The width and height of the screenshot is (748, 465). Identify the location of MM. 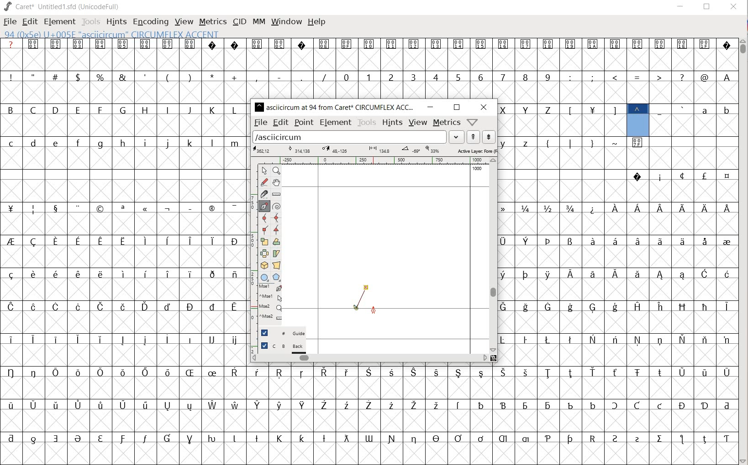
(257, 21).